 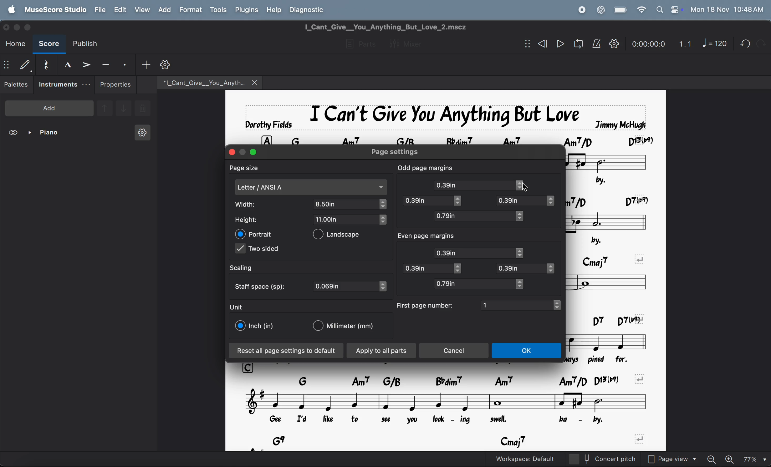 What do you see at coordinates (426, 167) in the screenshot?
I see `odd page margins` at bounding box center [426, 167].